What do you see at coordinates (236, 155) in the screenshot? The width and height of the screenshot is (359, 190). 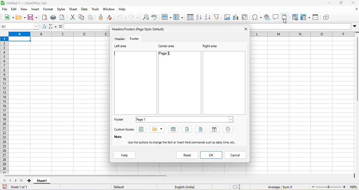 I see `cancel` at bounding box center [236, 155].